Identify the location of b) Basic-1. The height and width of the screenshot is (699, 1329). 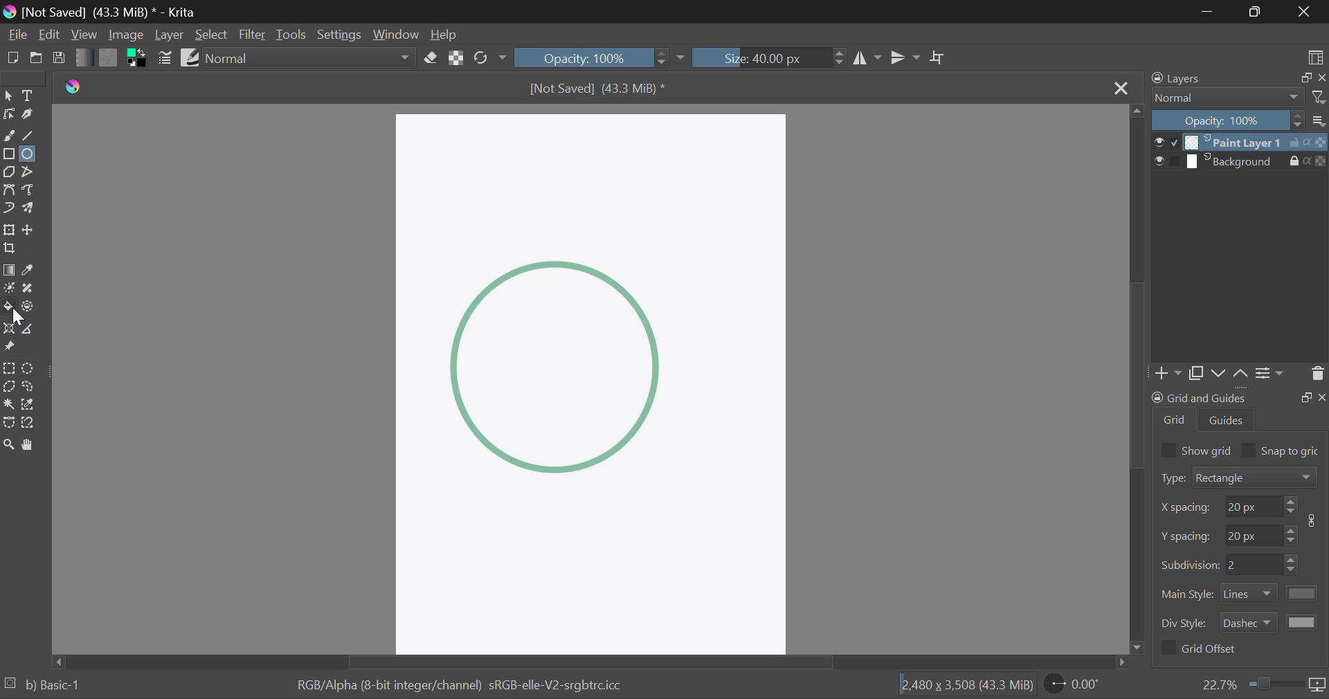
(54, 684).